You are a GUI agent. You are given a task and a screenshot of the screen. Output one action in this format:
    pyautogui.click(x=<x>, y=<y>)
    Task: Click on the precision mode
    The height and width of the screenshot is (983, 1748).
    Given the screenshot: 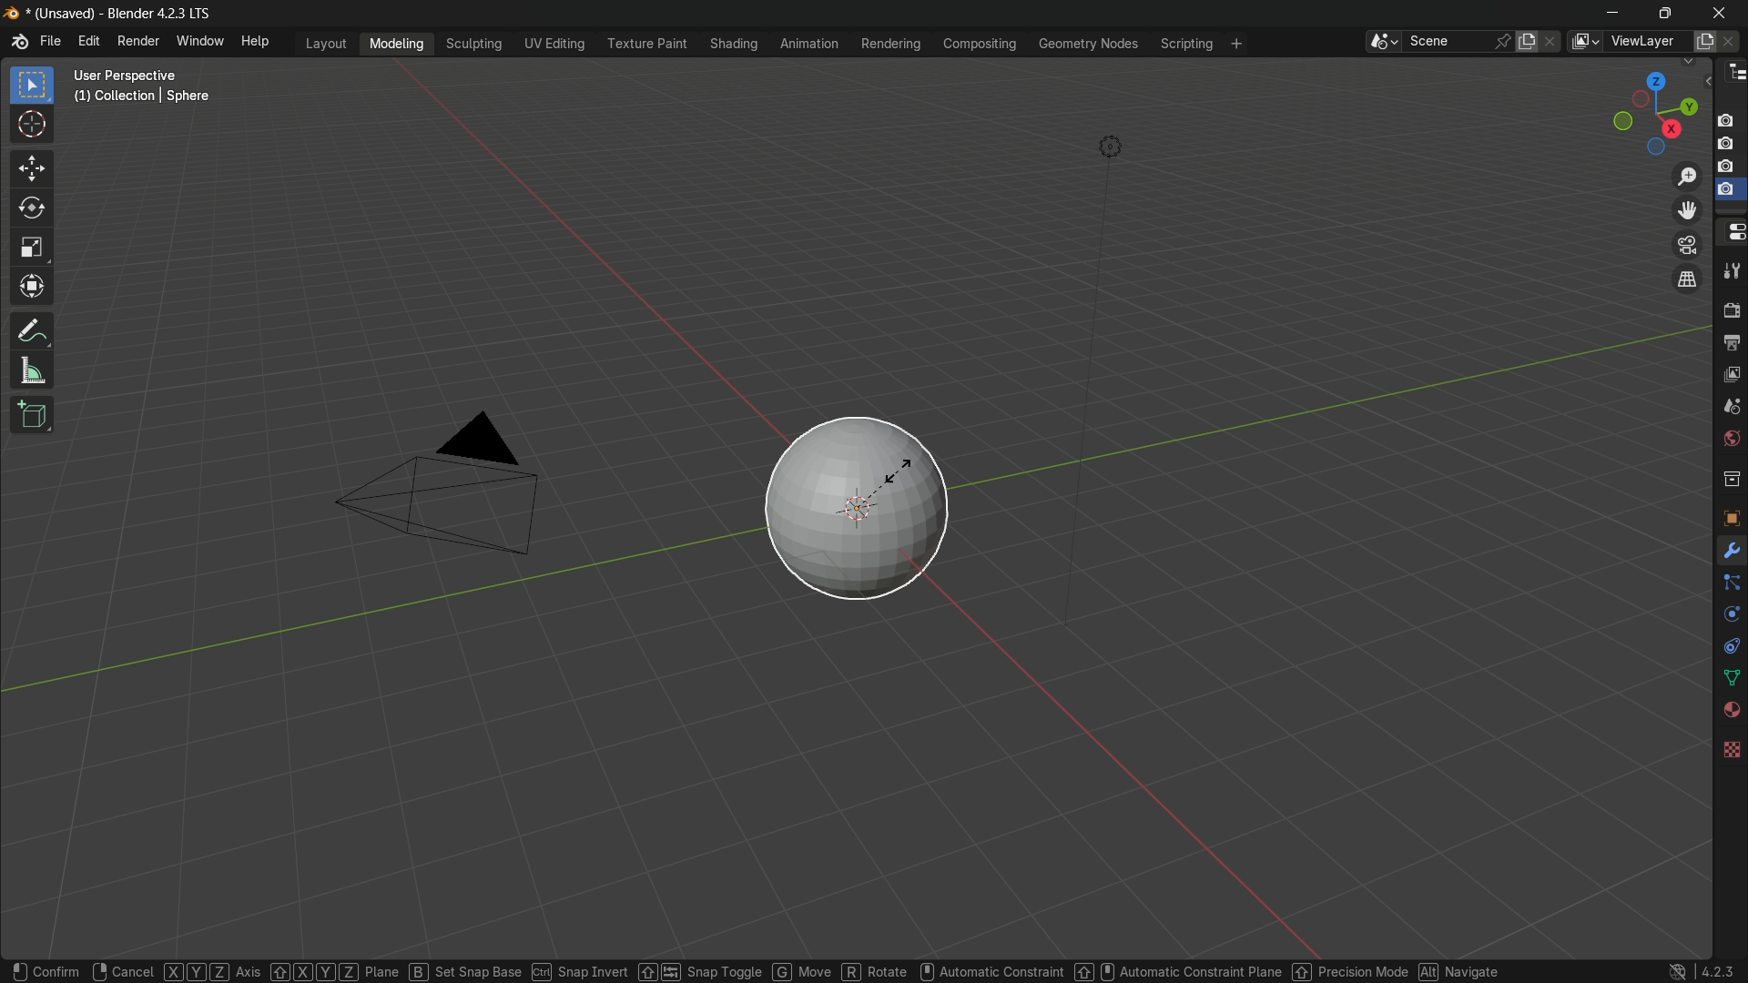 What is the action you would take?
    pyautogui.click(x=1348, y=972)
    